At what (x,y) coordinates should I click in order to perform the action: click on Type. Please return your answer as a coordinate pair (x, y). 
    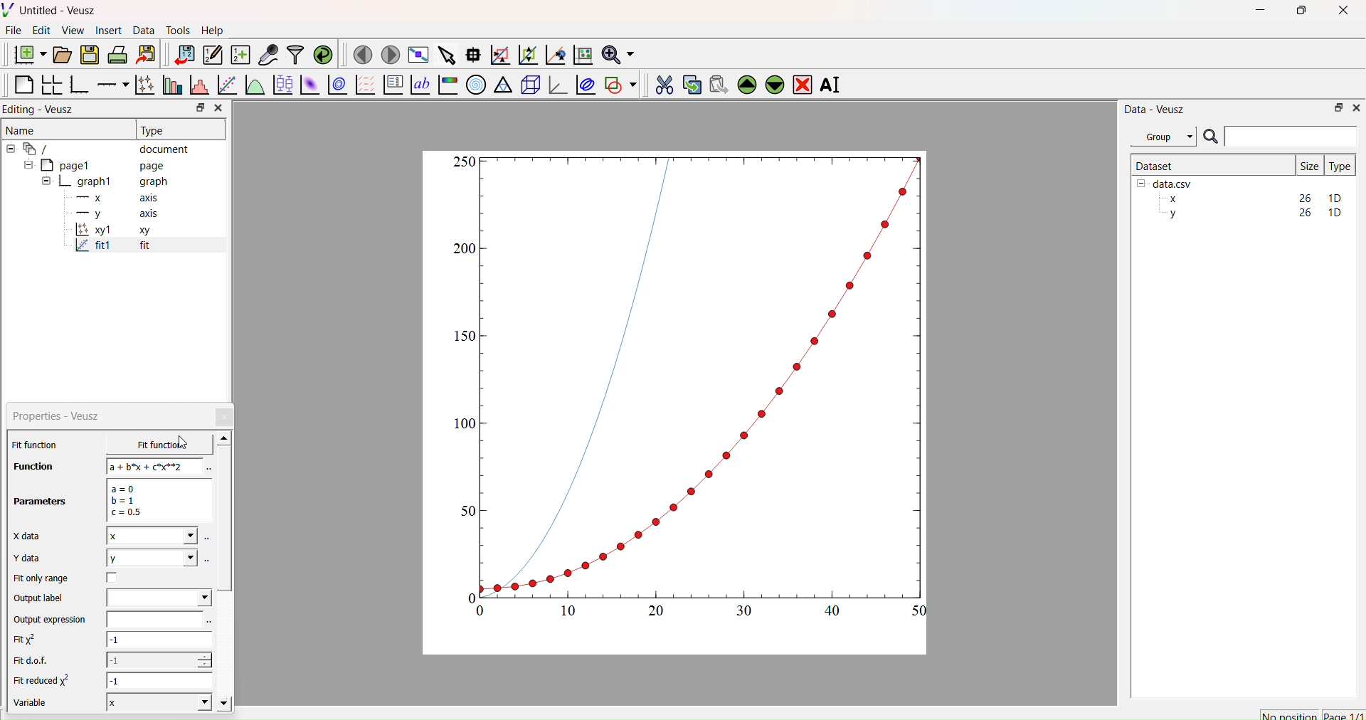
    Looking at the image, I should click on (154, 130).